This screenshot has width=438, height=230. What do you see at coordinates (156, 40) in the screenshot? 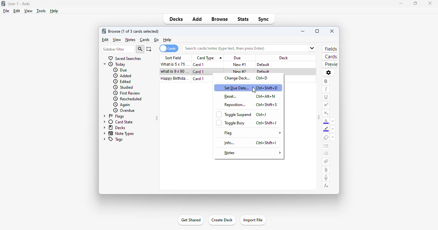
I see `go` at bounding box center [156, 40].